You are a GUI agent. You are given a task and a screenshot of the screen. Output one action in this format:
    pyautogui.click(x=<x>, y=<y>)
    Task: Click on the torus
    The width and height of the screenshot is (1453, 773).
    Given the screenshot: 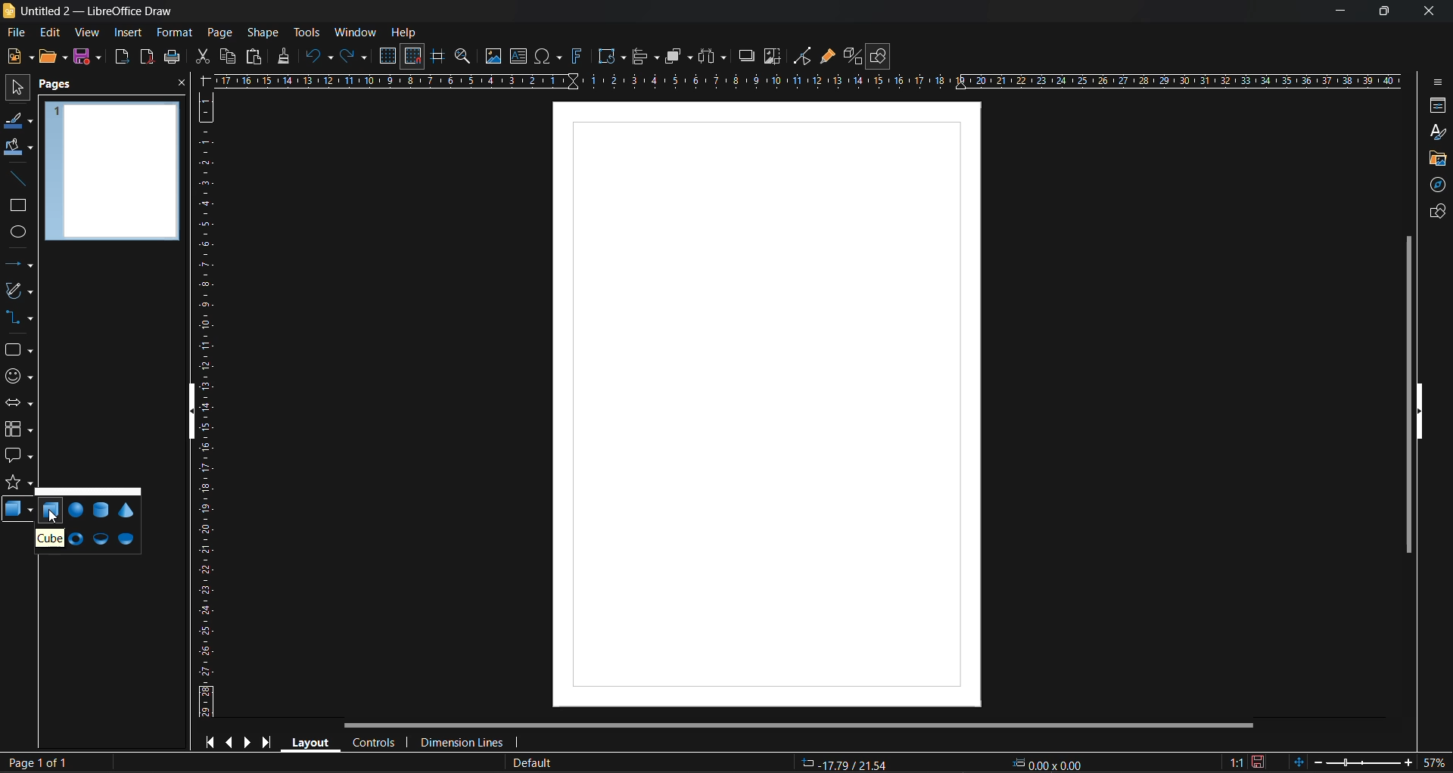 What is the action you would take?
    pyautogui.click(x=76, y=539)
    